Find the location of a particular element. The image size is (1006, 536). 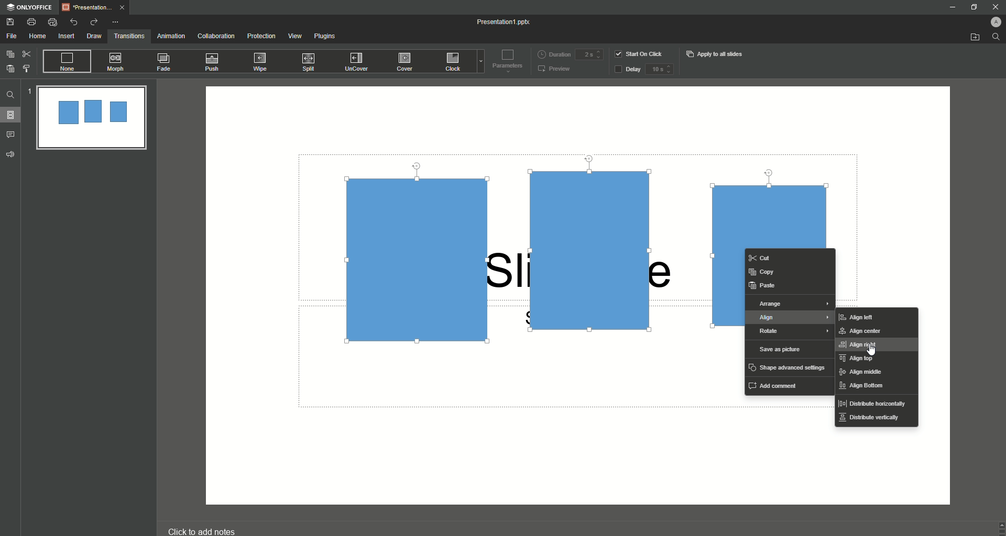

Save is located at coordinates (10, 22).